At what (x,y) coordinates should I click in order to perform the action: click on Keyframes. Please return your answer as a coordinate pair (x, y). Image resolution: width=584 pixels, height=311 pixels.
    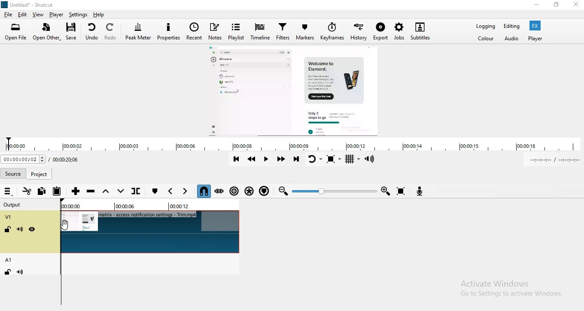
    Looking at the image, I should click on (333, 31).